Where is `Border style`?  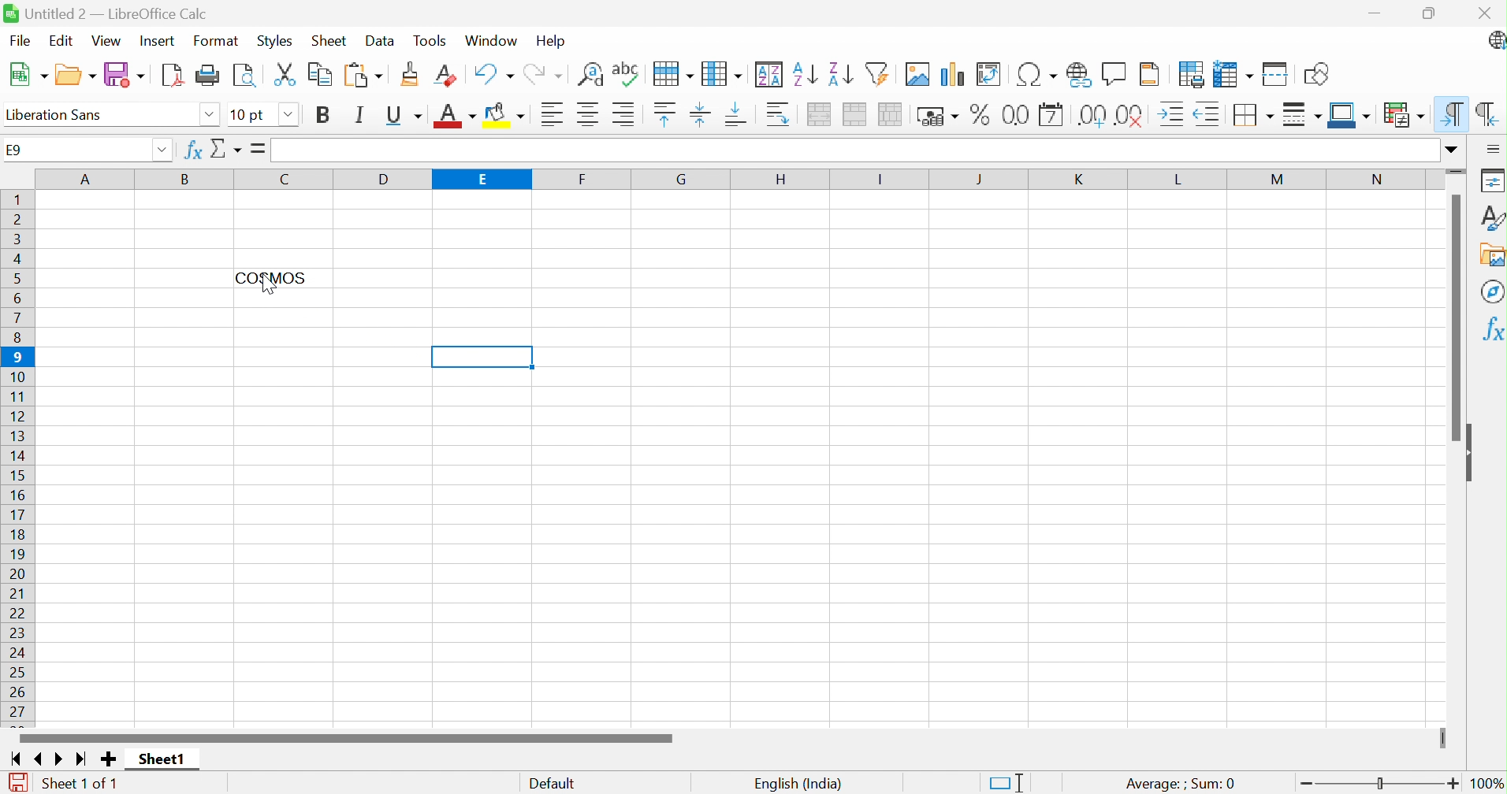
Border style is located at coordinates (1300, 114).